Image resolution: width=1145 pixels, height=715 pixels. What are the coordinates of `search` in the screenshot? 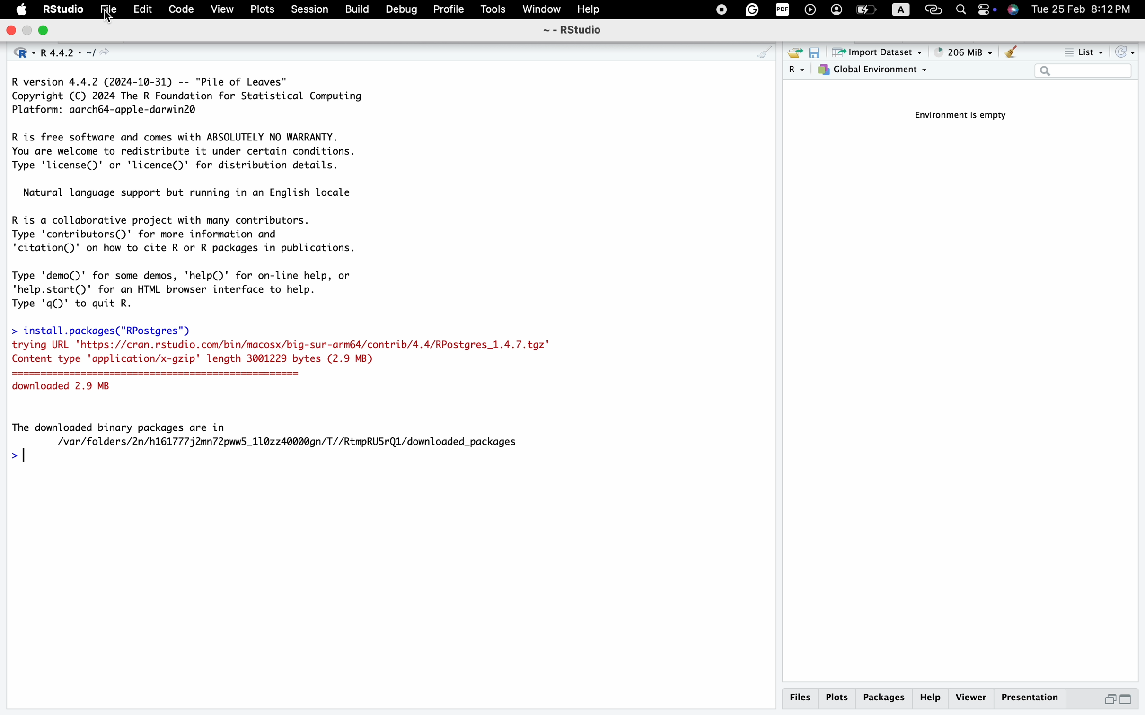 It's located at (959, 9).